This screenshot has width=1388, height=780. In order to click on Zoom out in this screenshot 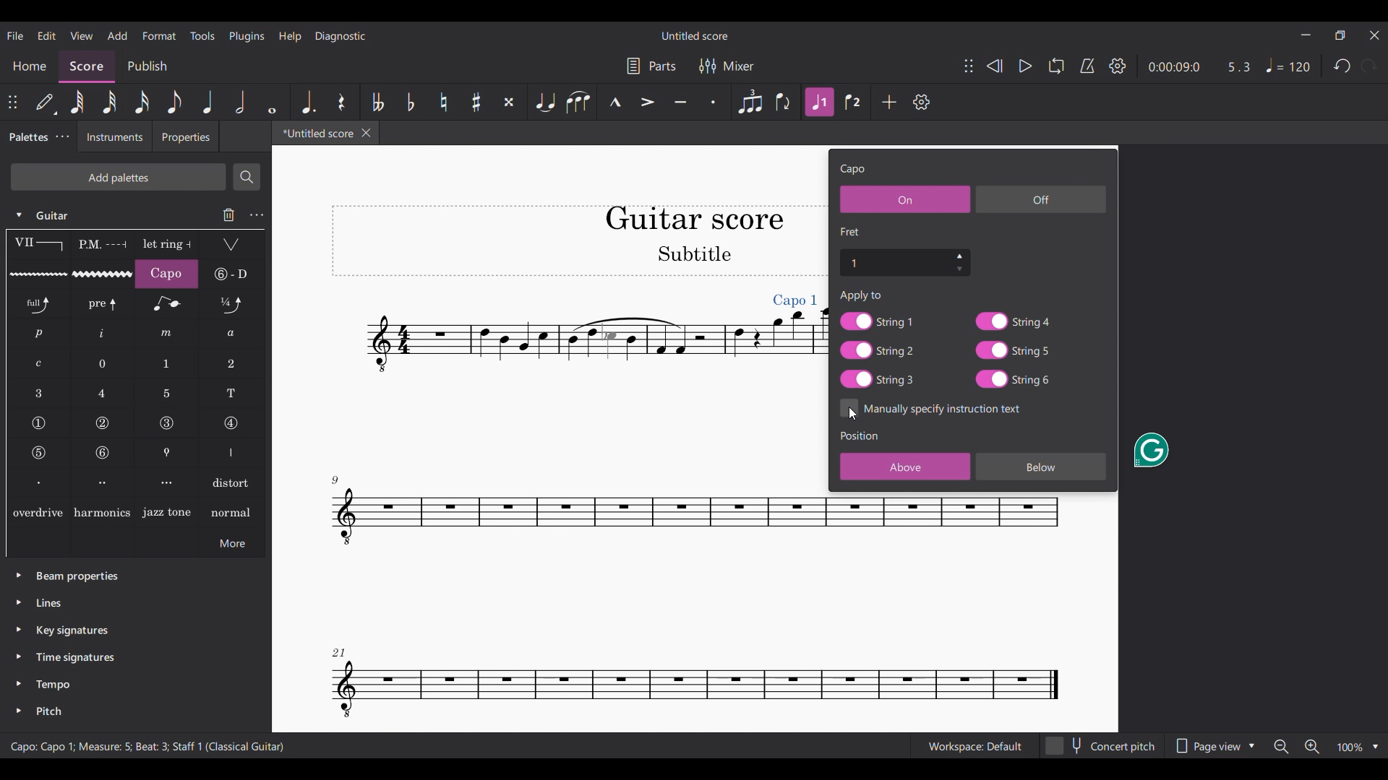, I will do `click(1282, 747)`.